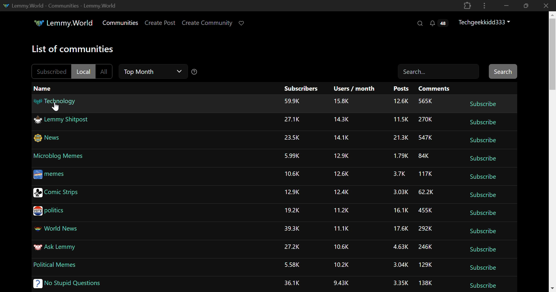 This screenshot has height=292, width=556. I want to click on Subscribe, so click(482, 196).